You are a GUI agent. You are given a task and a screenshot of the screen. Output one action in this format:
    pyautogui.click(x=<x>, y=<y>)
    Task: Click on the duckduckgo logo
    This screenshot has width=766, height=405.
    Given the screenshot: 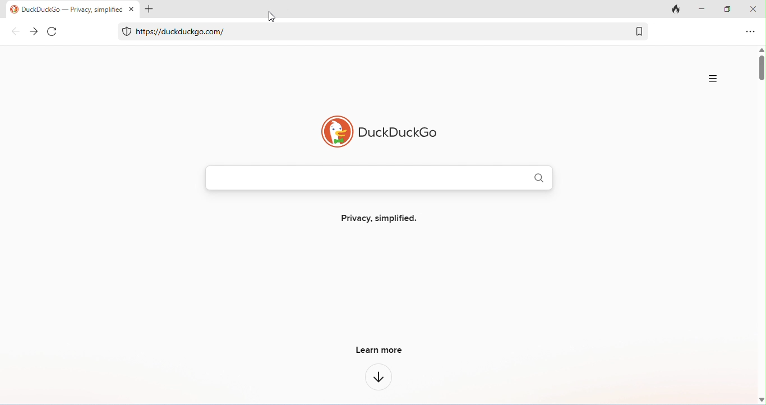 What is the action you would take?
    pyautogui.click(x=376, y=131)
    